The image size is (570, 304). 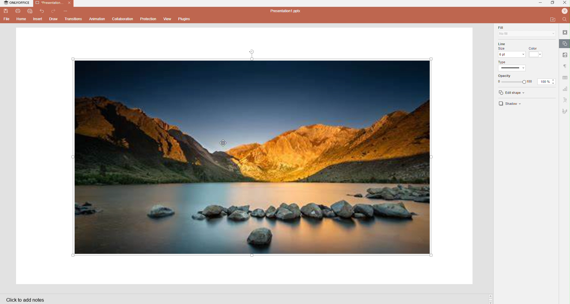 I want to click on Close, so click(x=565, y=4).